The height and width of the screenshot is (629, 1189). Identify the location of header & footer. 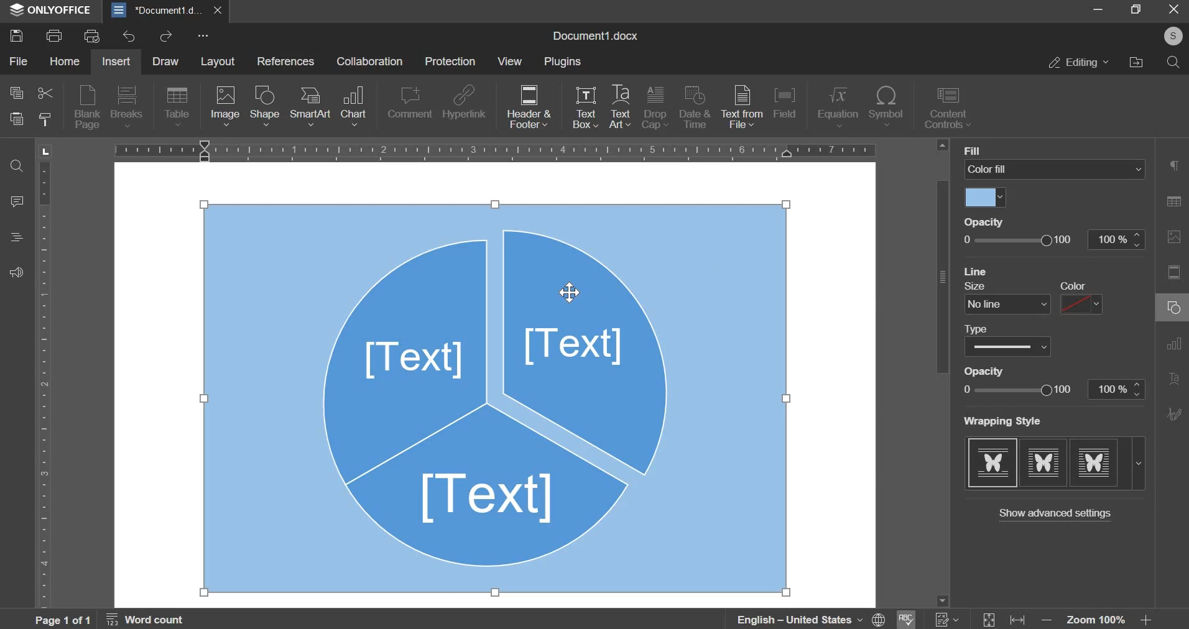
(529, 108).